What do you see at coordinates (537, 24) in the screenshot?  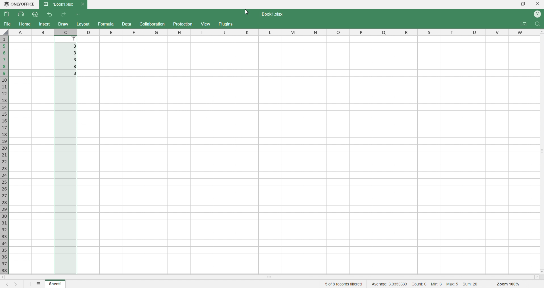 I see `Find` at bounding box center [537, 24].